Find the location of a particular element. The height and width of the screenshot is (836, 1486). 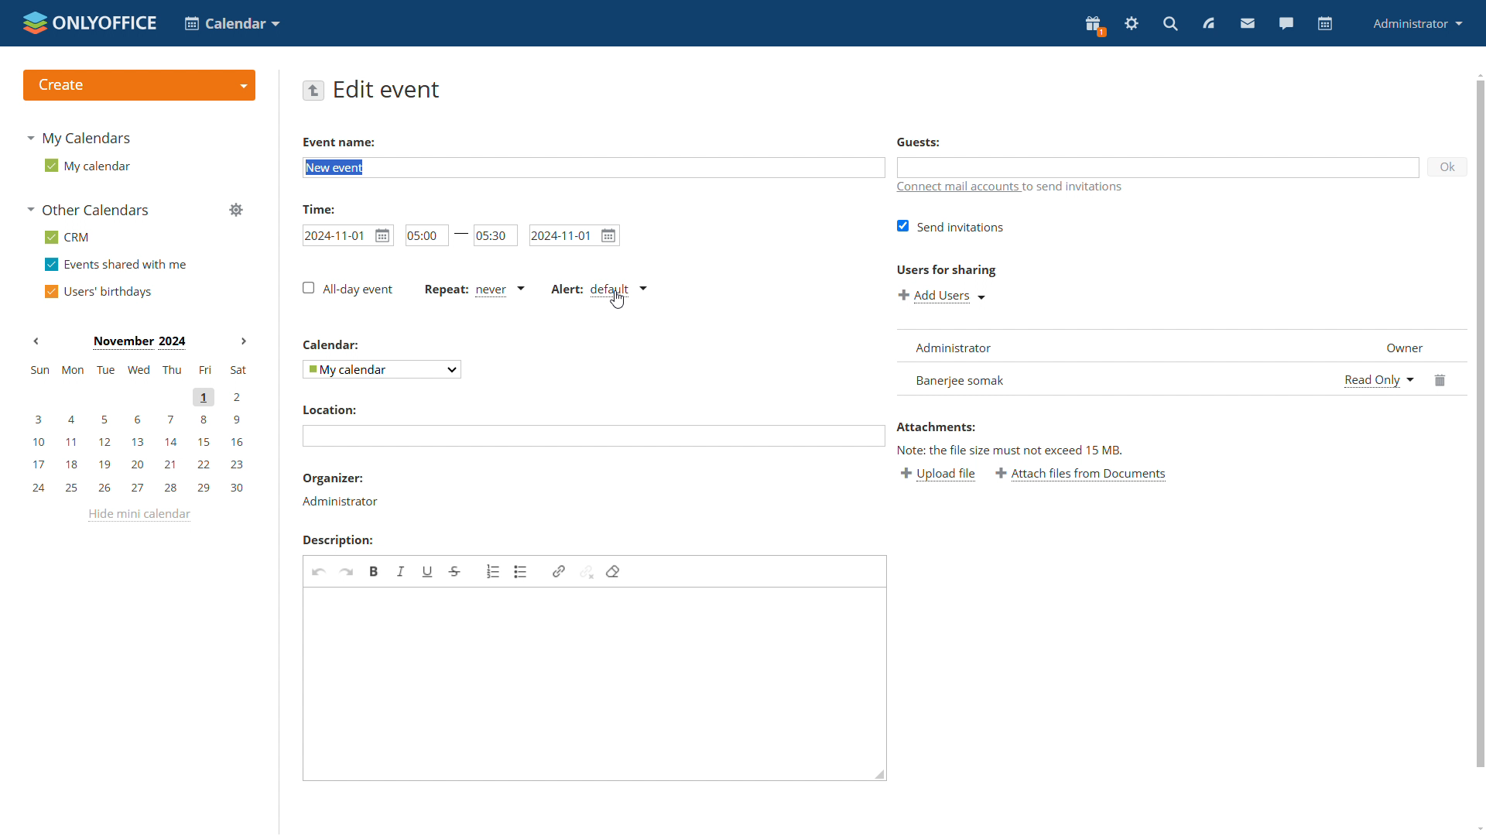

my calendar is located at coordinates (90, 168).